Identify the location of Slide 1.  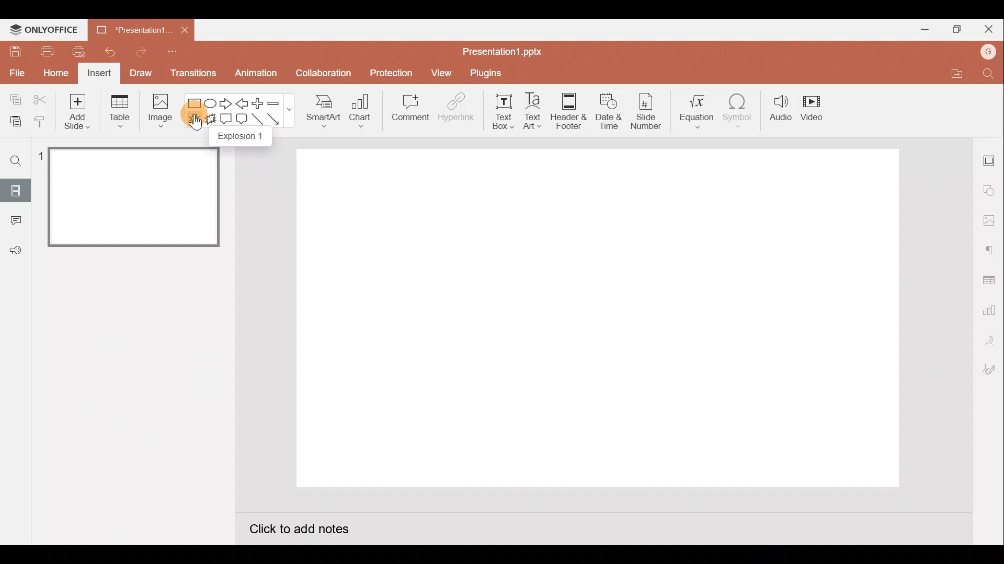
(127, 197).